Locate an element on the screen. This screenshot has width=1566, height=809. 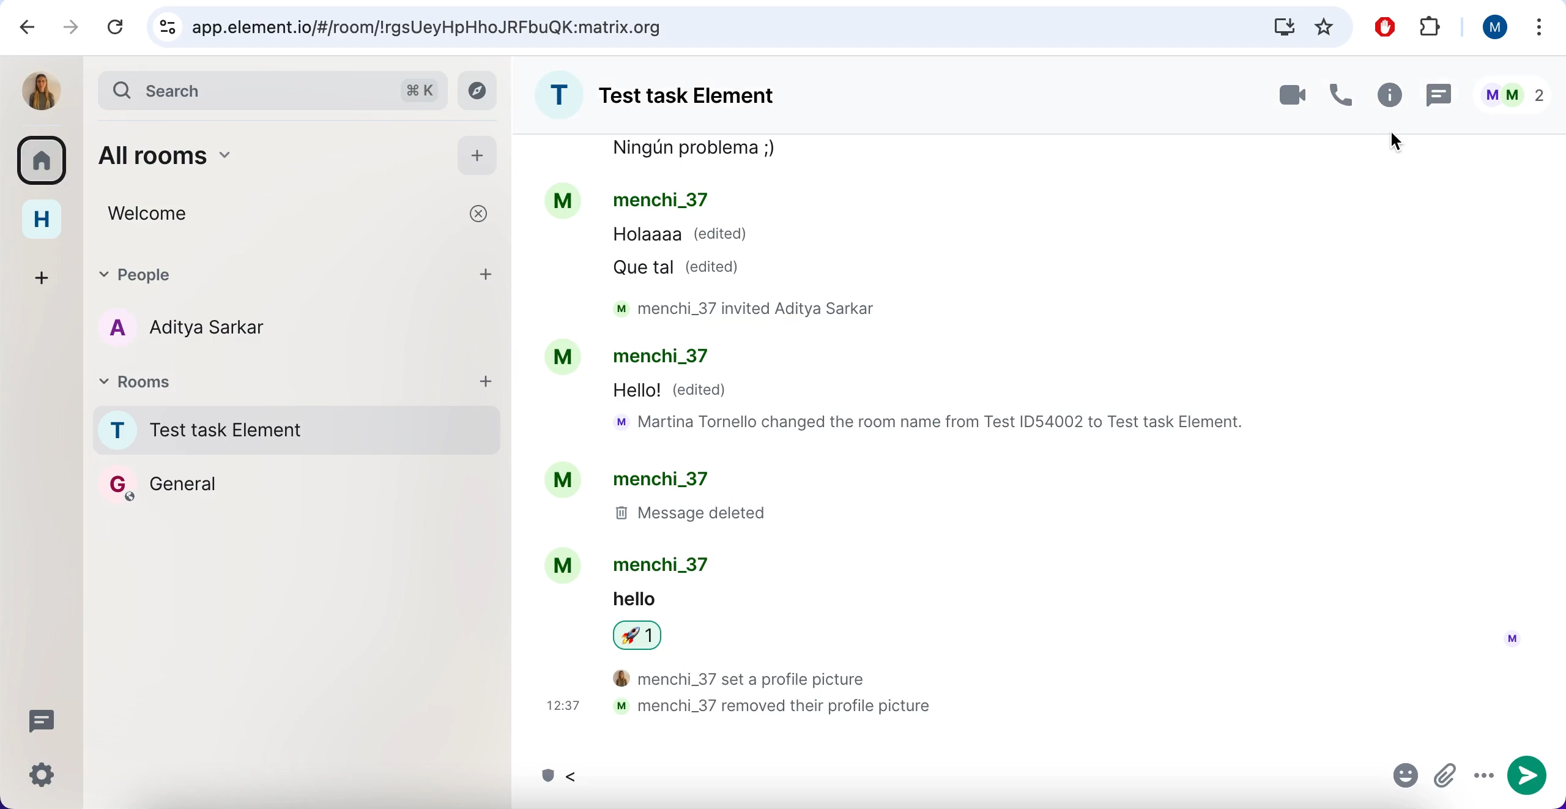
backward is located at coordinates (22, 28).